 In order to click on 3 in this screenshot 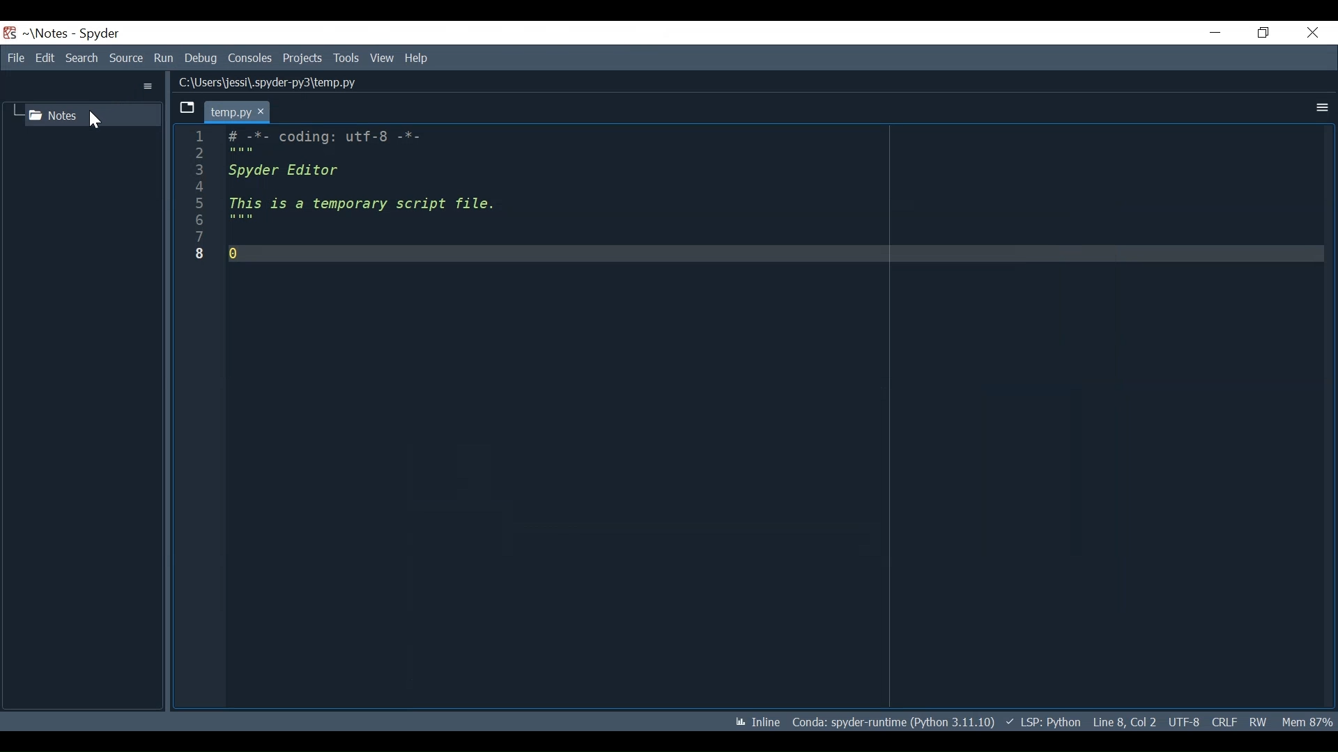, I will do `click(199, 169)`.